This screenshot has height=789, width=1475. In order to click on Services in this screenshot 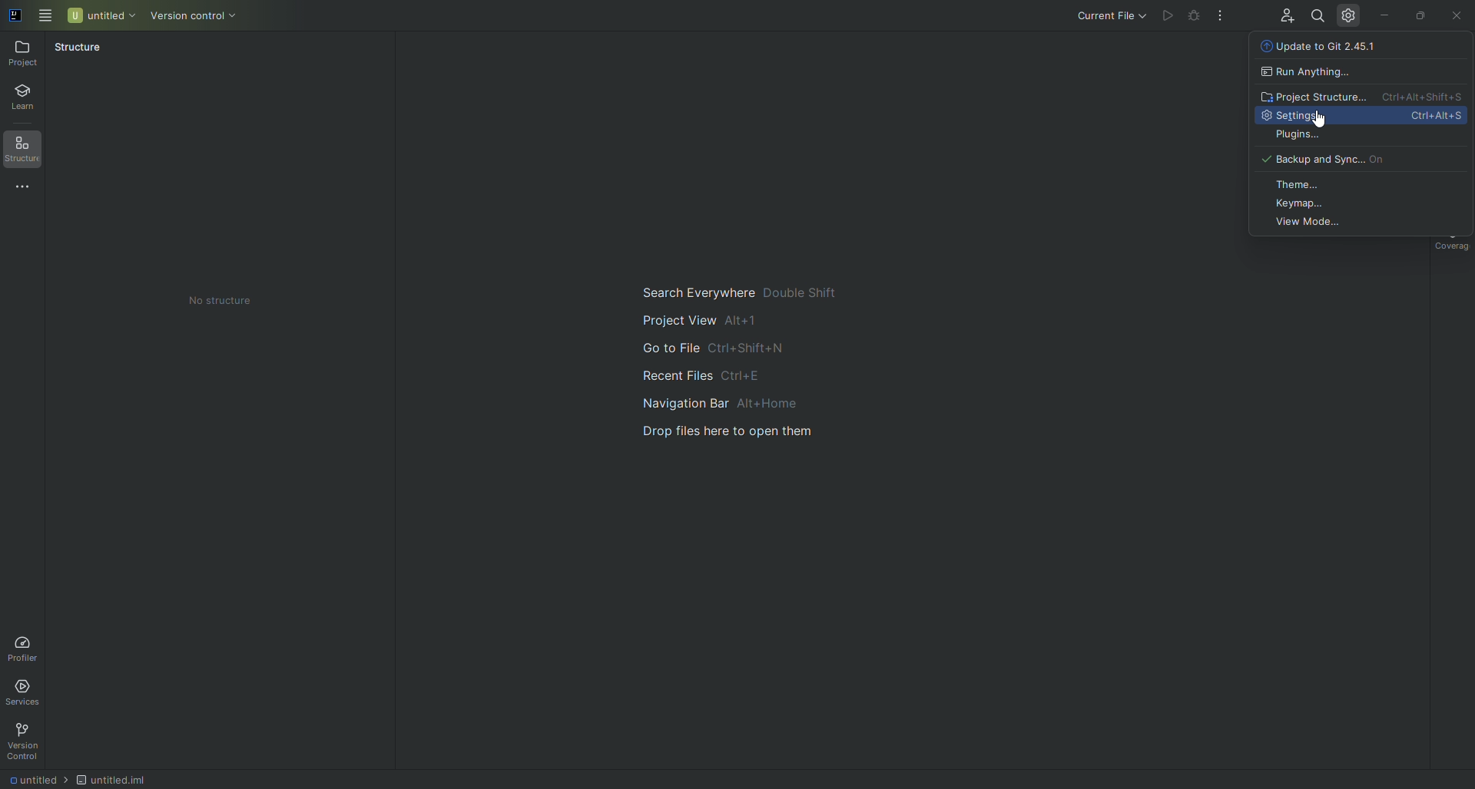, I will do `click(24, 695)`.